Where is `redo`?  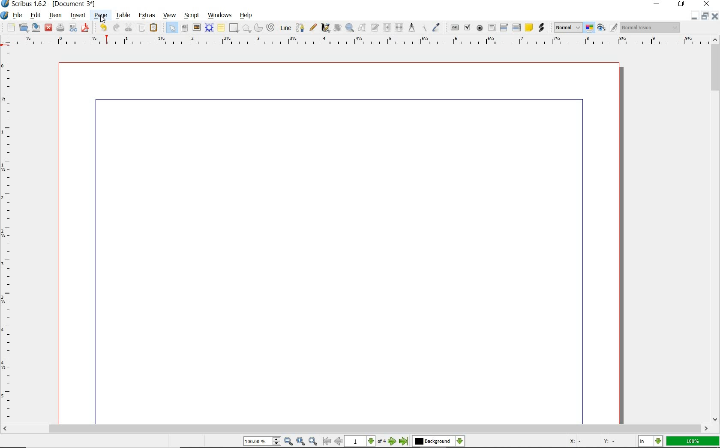
redo is located at coordinates (115, 27).